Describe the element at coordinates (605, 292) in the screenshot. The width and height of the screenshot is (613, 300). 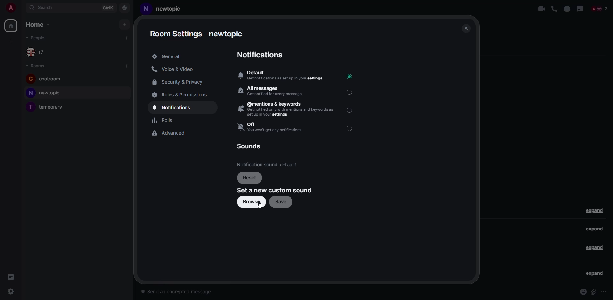
I see `more` at that location.